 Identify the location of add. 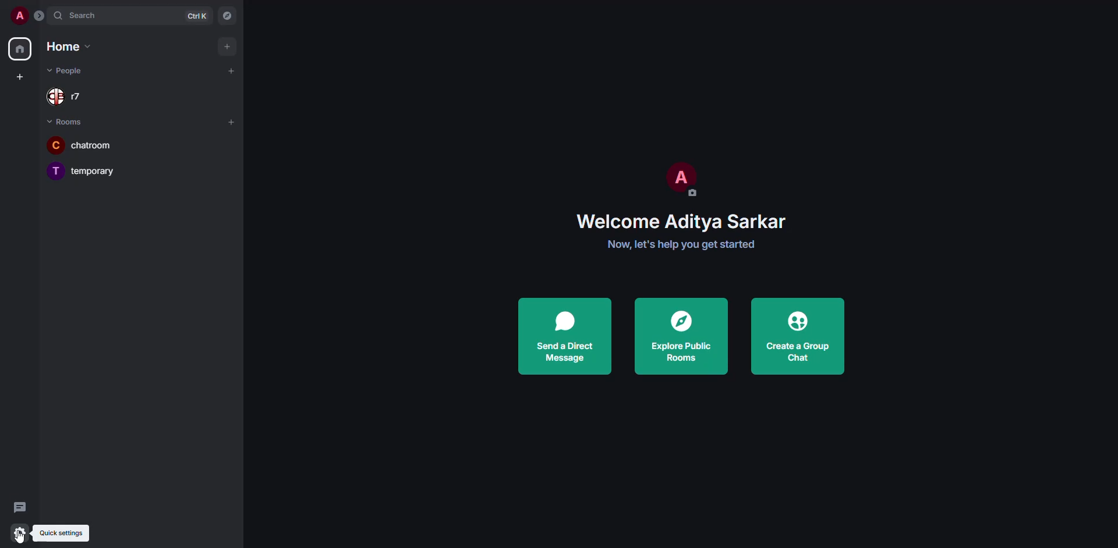
(228, 47).